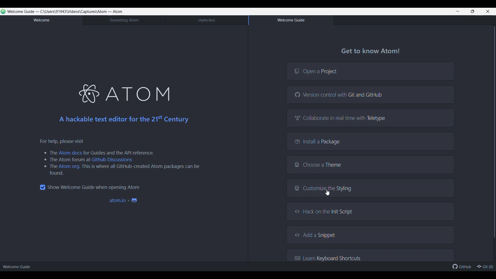 This screenshot has width=496, height=279. What do you see at coordinates (74, 11) in the screenshot?
I see `directory path` at bounding box center [74, 11].